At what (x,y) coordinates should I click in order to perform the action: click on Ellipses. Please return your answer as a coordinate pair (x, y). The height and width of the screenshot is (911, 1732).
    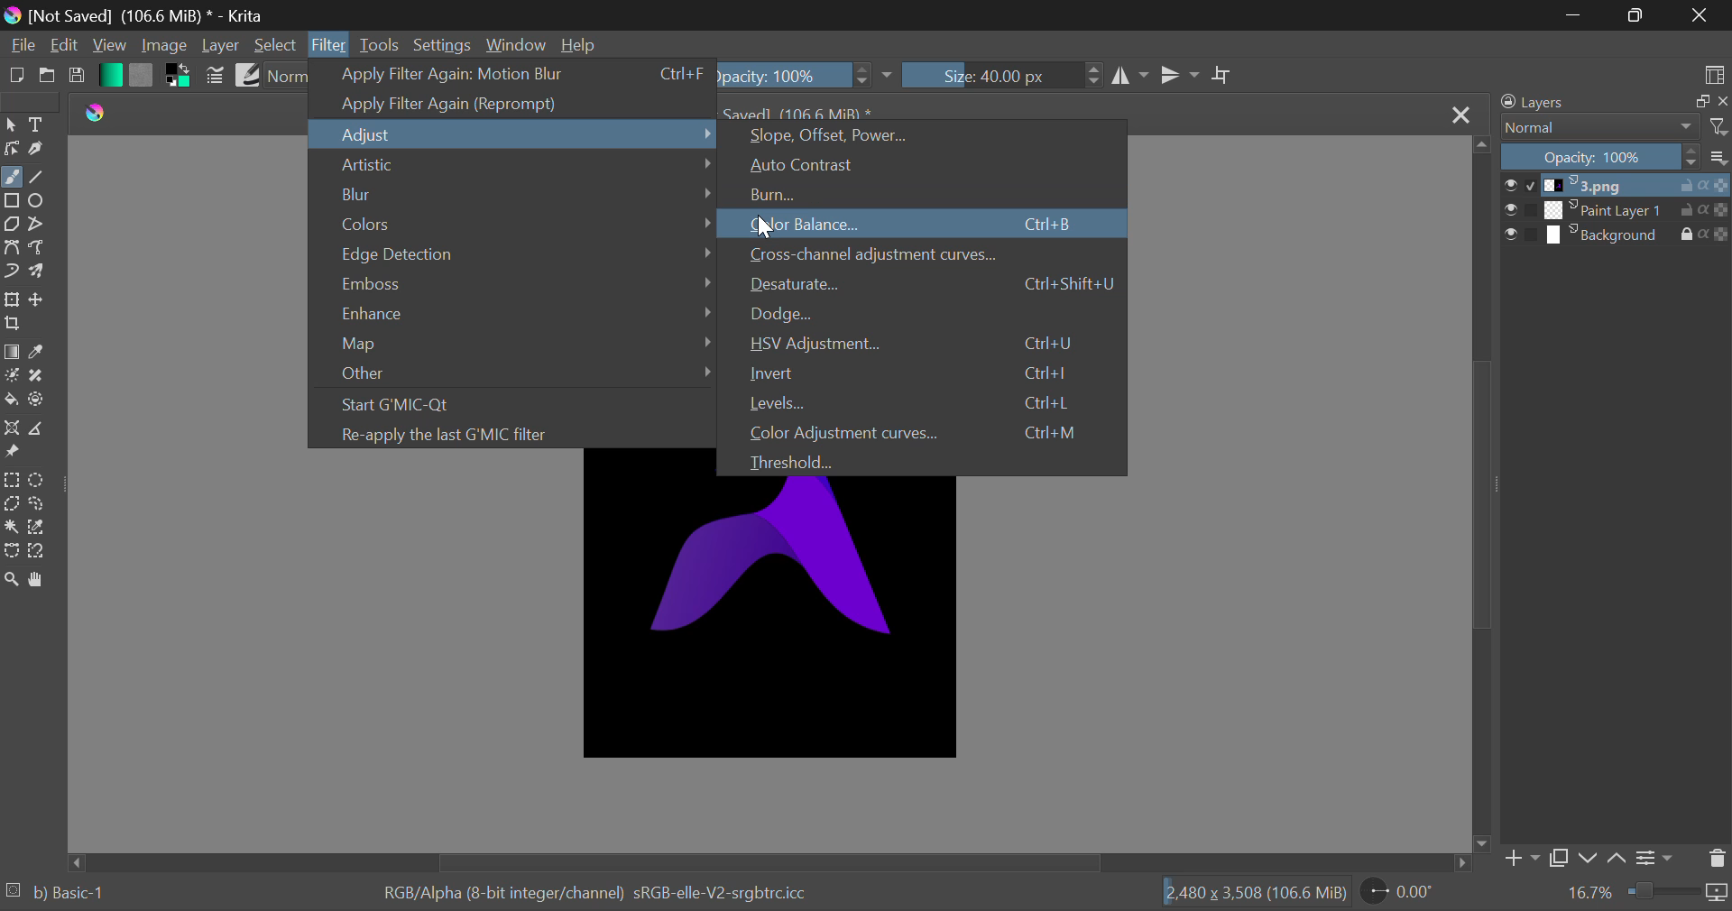
    Looking at the image, I should click on (40, 202).